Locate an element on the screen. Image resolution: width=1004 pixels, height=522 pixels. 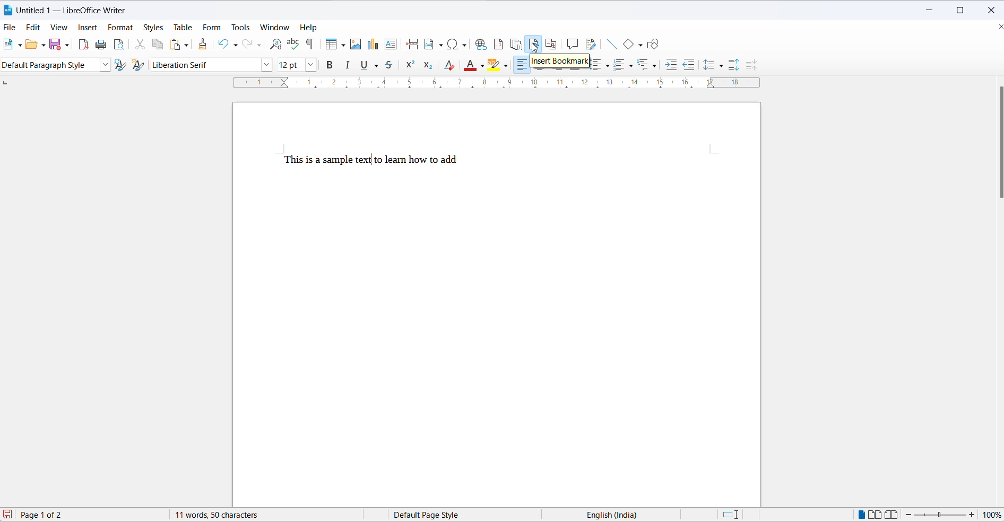
insert hyperlink is located at coordinates (482, 45).